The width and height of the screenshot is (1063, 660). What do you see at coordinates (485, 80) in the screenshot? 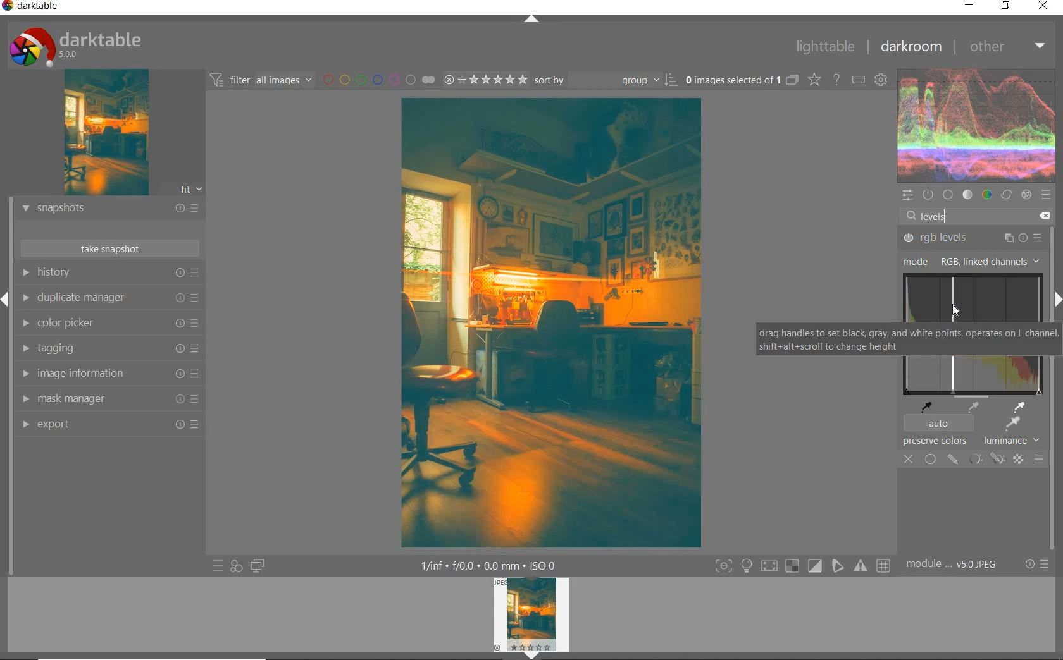
I see `range rating of selected images` at bounding box center [485, 80].